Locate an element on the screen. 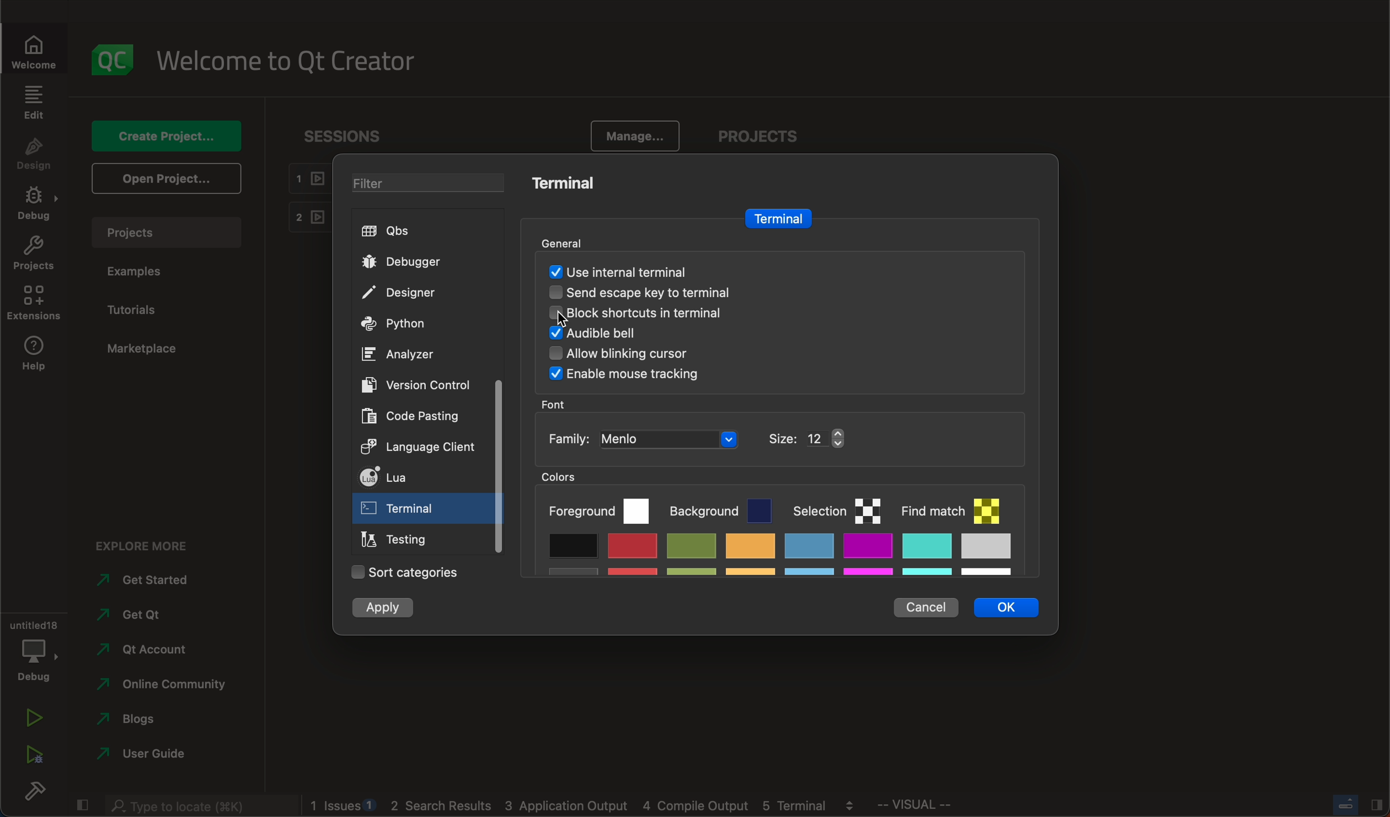  account is located at coordinates (148, 646).